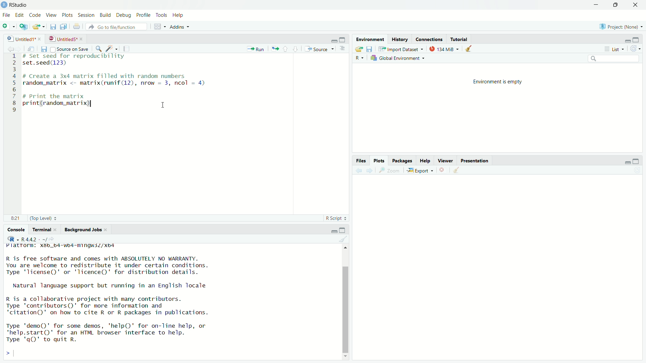 The width and height of the screenshot is (646, 363). I want to click on UntitledS*, so click(64, 38).